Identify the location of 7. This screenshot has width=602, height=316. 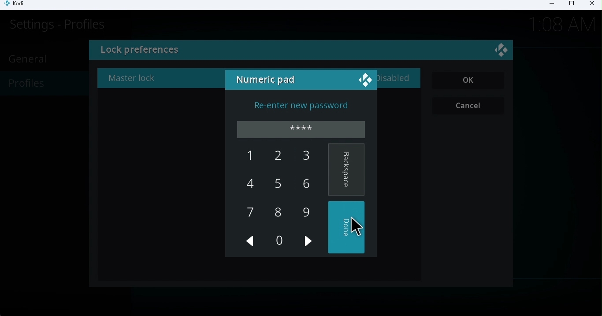
(251, 214).